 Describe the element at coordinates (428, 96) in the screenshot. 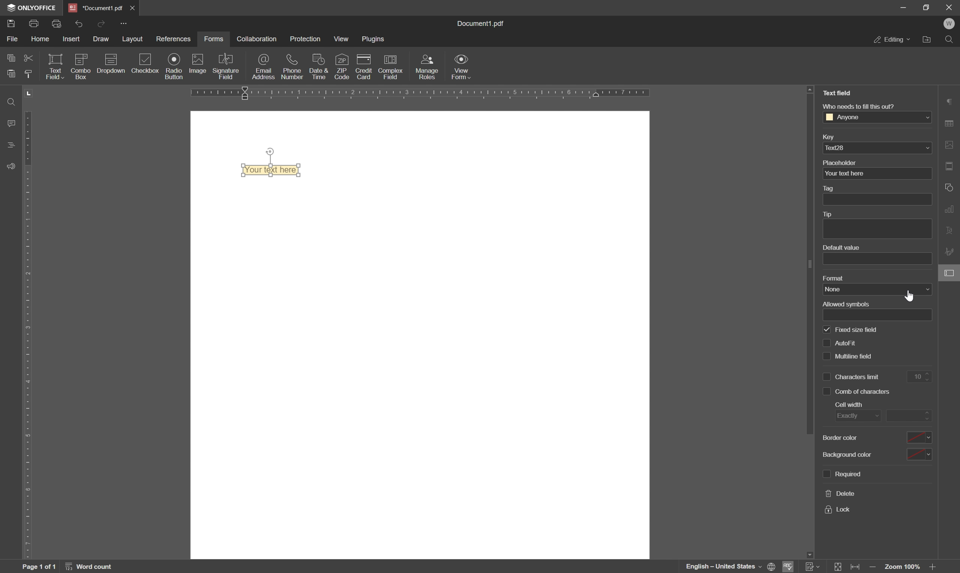

I see `ruler` at that location.